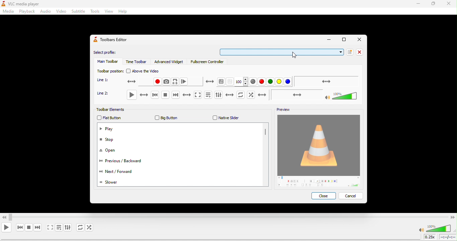  I want to click on maximize, so click(434, 4).